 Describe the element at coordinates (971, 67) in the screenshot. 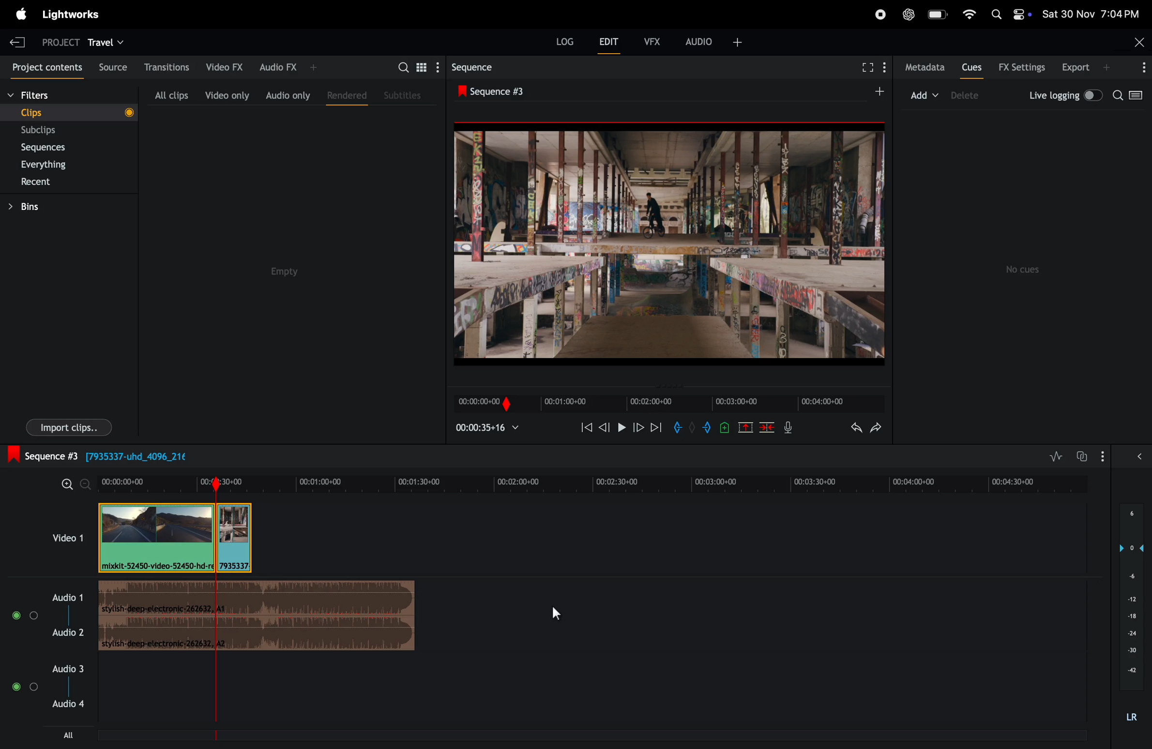

I see `cues ` at that location.